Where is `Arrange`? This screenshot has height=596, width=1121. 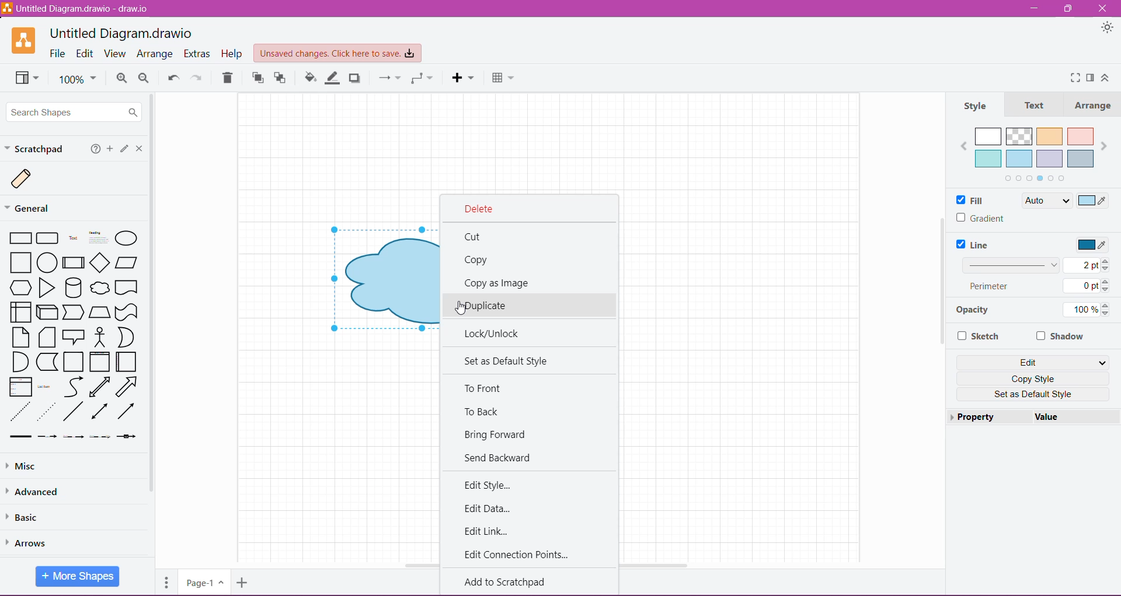 Arrange is located at coordinates (1095, 106).